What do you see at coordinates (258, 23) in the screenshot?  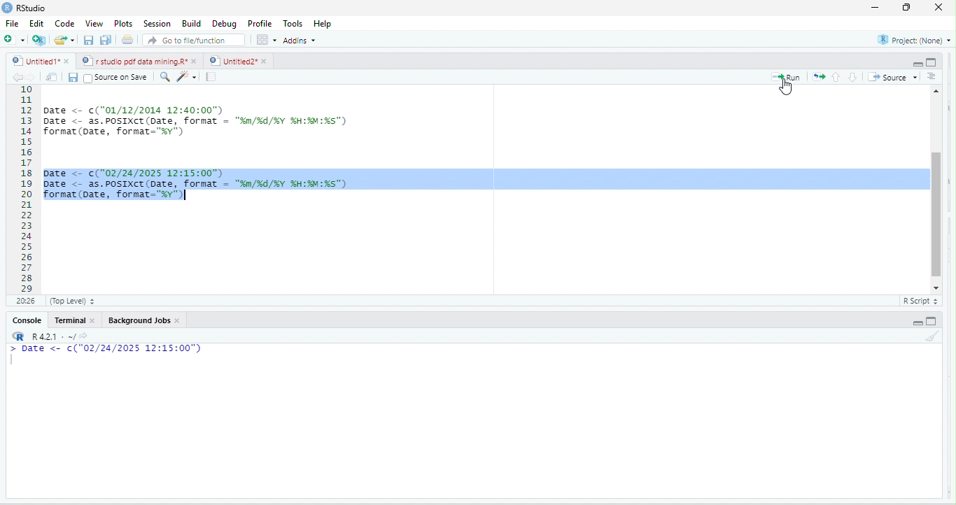 I see `Profile` at bounding box center [258, 23].